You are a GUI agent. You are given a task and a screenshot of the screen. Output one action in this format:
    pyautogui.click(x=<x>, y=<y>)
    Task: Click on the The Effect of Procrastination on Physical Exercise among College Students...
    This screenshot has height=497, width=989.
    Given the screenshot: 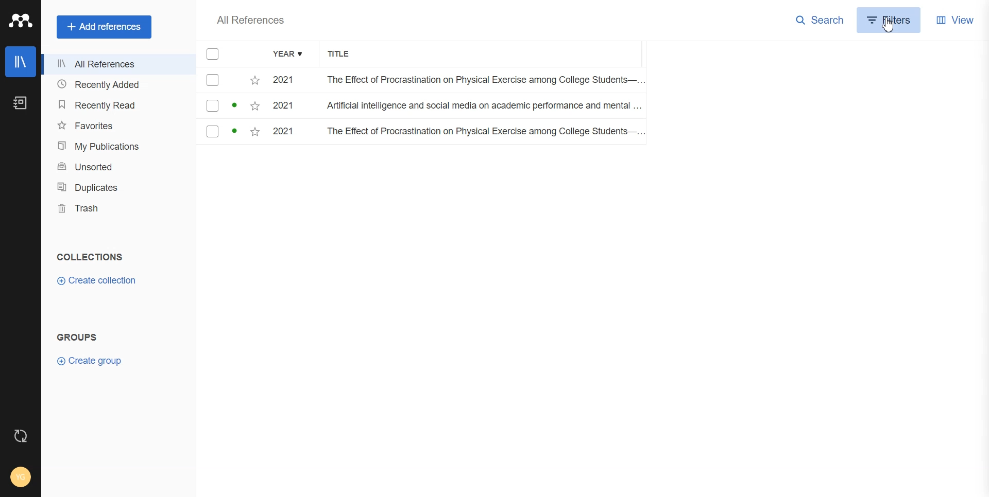 What is the action you would take?
    pyautogui.click(x=483, y=133)
    